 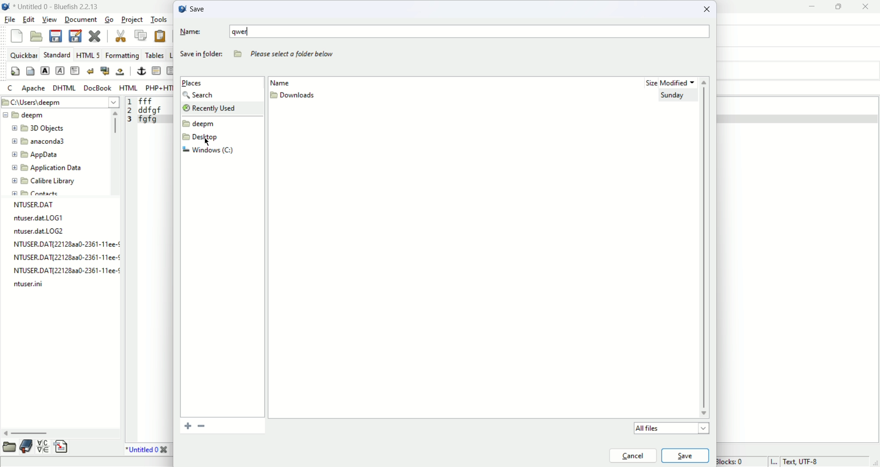 What do you see at coordinates (129, 112) in the screenshot?
I see `line number` at bounding box center [129, 112].